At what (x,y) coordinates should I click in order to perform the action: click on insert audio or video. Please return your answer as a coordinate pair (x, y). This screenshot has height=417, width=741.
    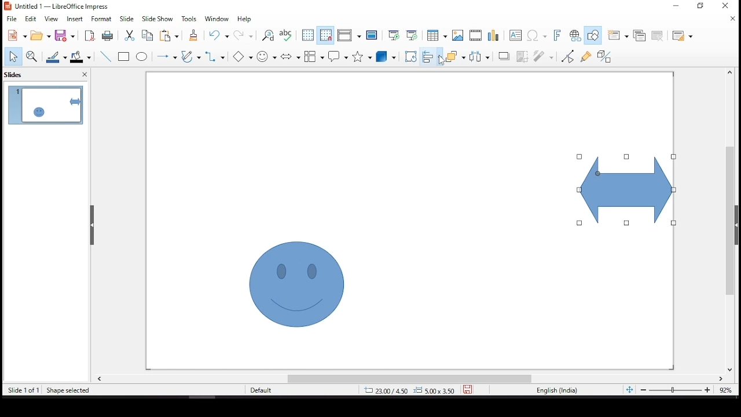
    Looking at the image, I should click on (476, 35).